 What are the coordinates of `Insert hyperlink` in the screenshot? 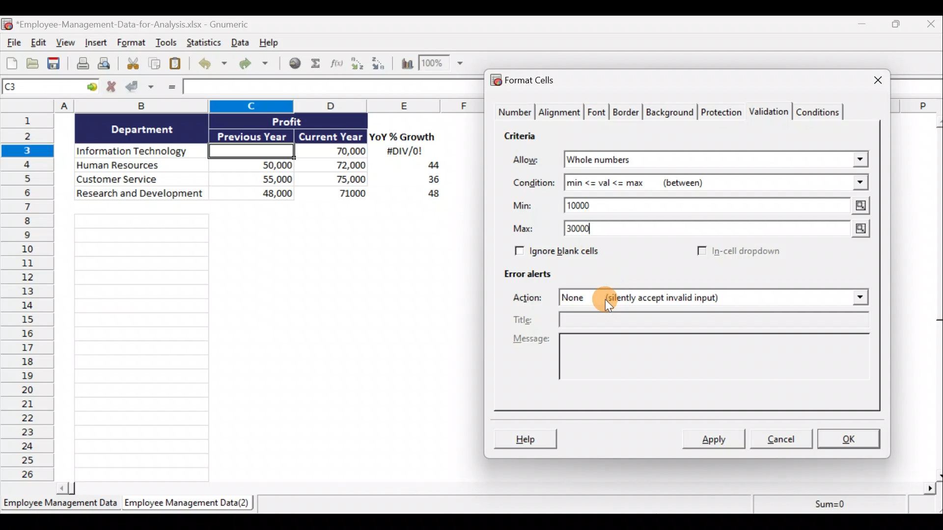 It's located at (296, 63).